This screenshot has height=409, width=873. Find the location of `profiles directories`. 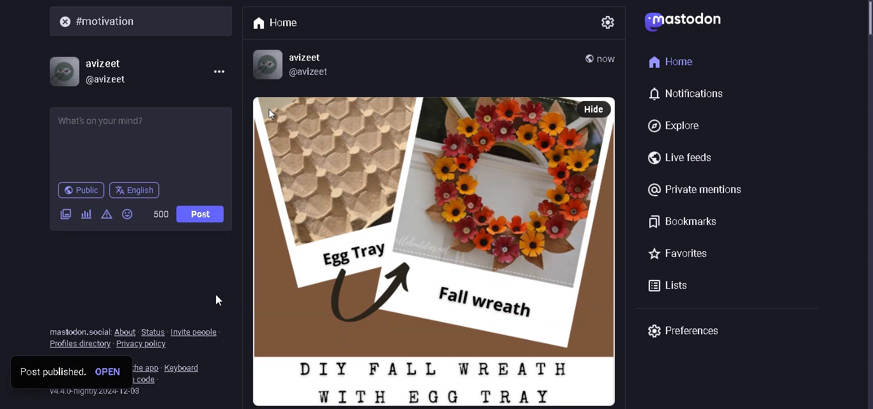

profiles directories is located at coordinates (80, 345).